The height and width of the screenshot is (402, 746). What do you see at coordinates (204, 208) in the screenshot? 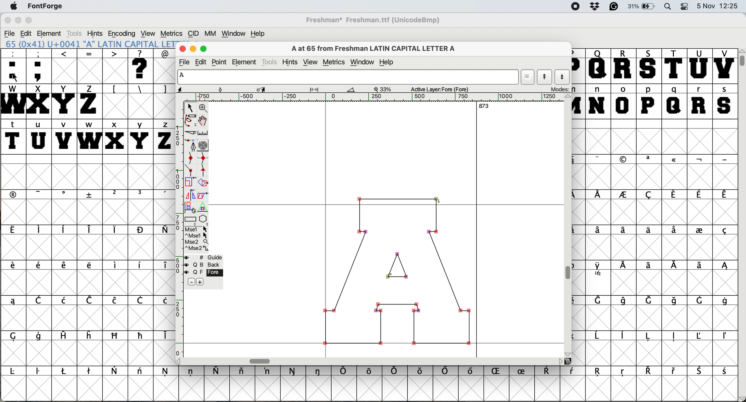
I see `perform a perspective transformation on selection` at bounding box center [204, 208].